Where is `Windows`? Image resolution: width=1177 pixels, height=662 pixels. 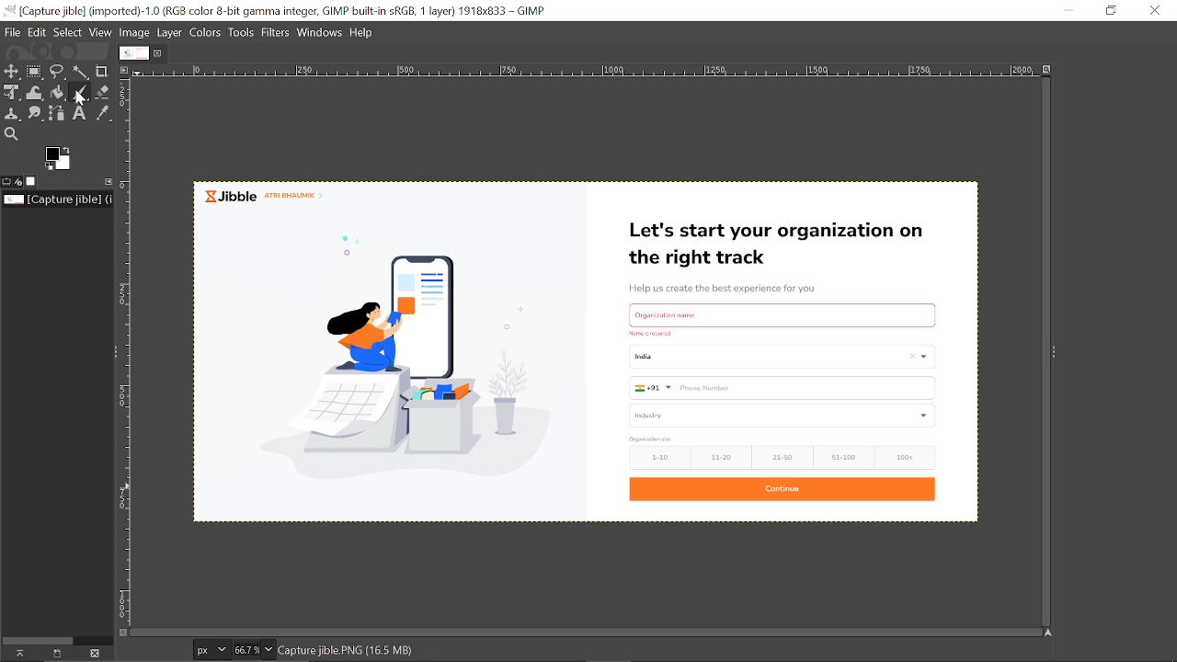 Windows is located at coordinates (321, 33).